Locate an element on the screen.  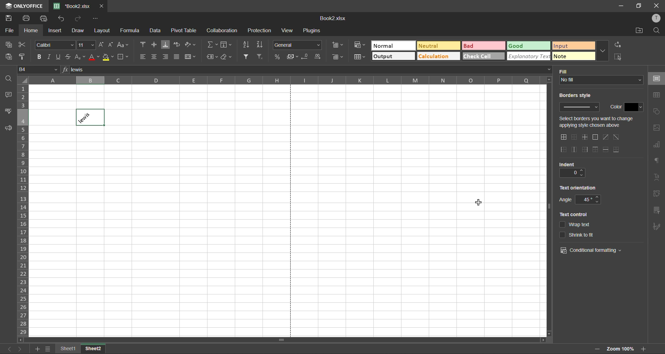
find is located at coordinates (656, 32).